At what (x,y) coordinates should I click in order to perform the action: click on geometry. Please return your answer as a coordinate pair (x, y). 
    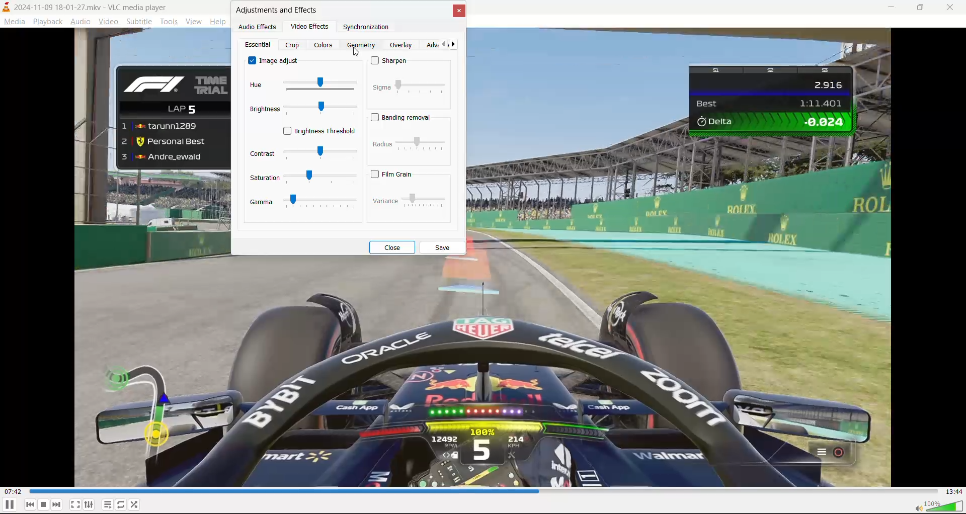
    Looking at the image, I should click on (363, 45).